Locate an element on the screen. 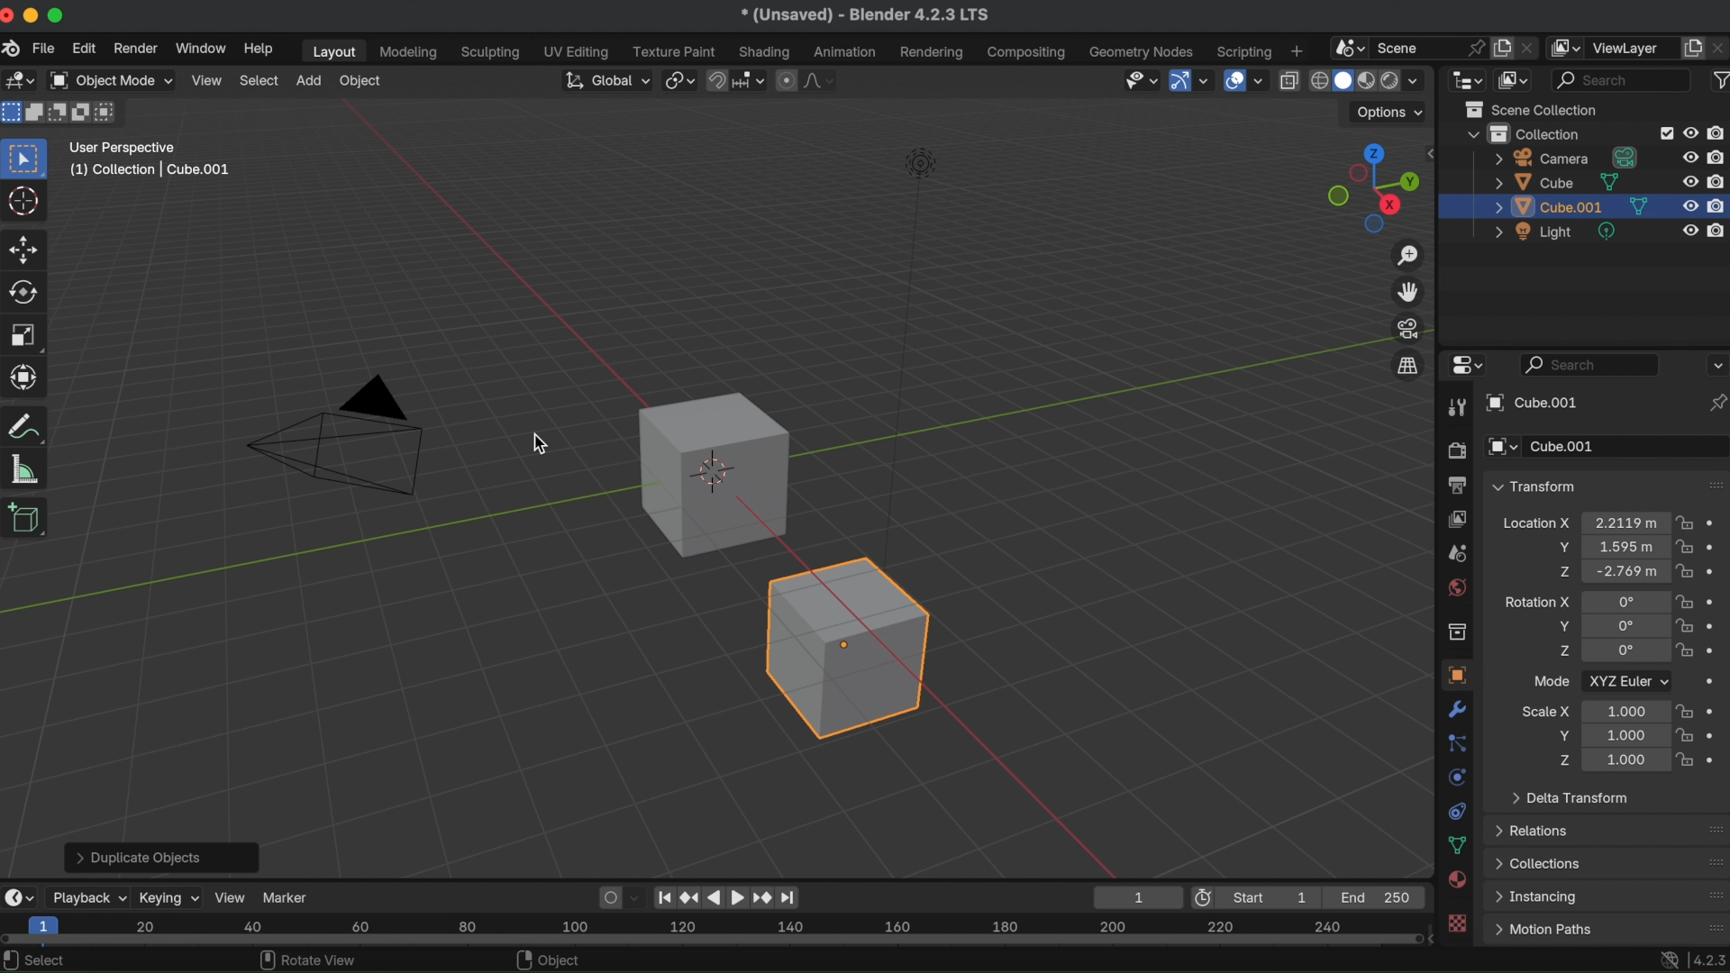 The height and width of the screenshot is (973, 1730). location of object is located at coordinates (1625, 571).